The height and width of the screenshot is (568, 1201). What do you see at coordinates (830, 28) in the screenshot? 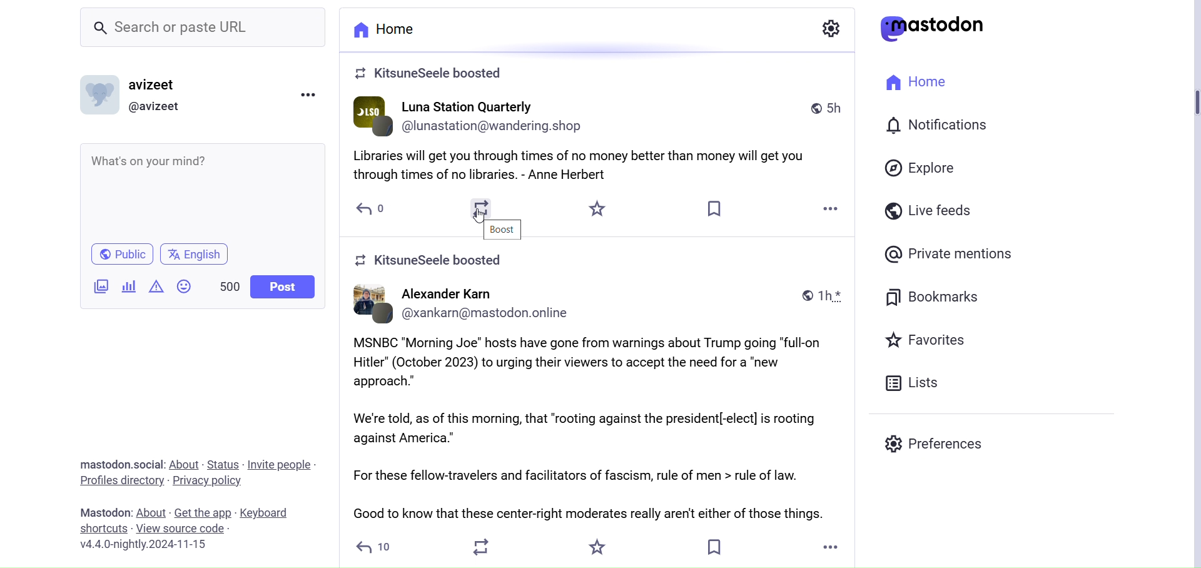
I see `Show Settings` at bounding box center [830, 28].